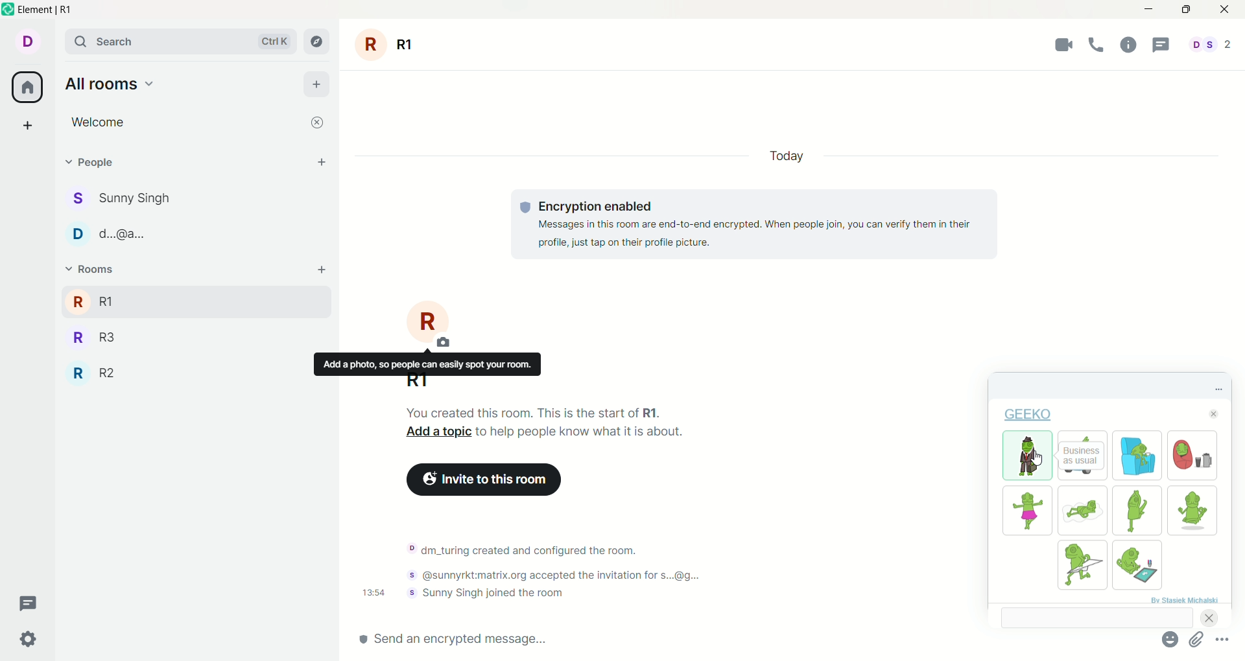  Describe the element at coordinates (182, 41) in the screenshot. I see `search` at that location.